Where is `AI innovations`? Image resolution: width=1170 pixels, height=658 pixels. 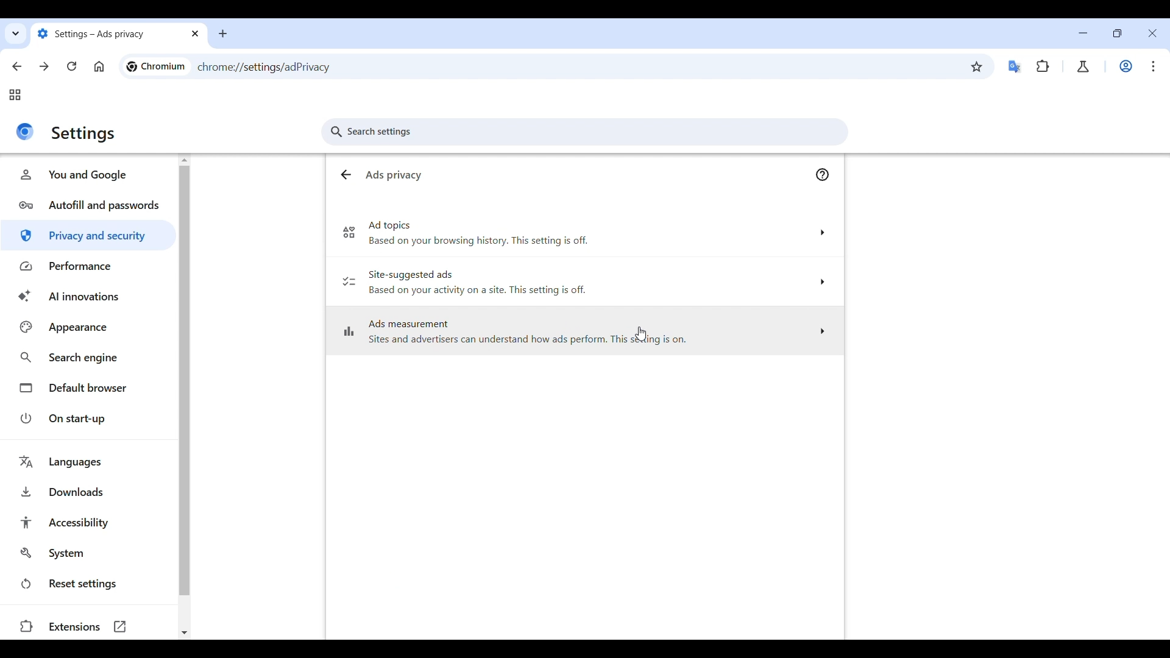
AI innovations is located at coordinates (88, 297).